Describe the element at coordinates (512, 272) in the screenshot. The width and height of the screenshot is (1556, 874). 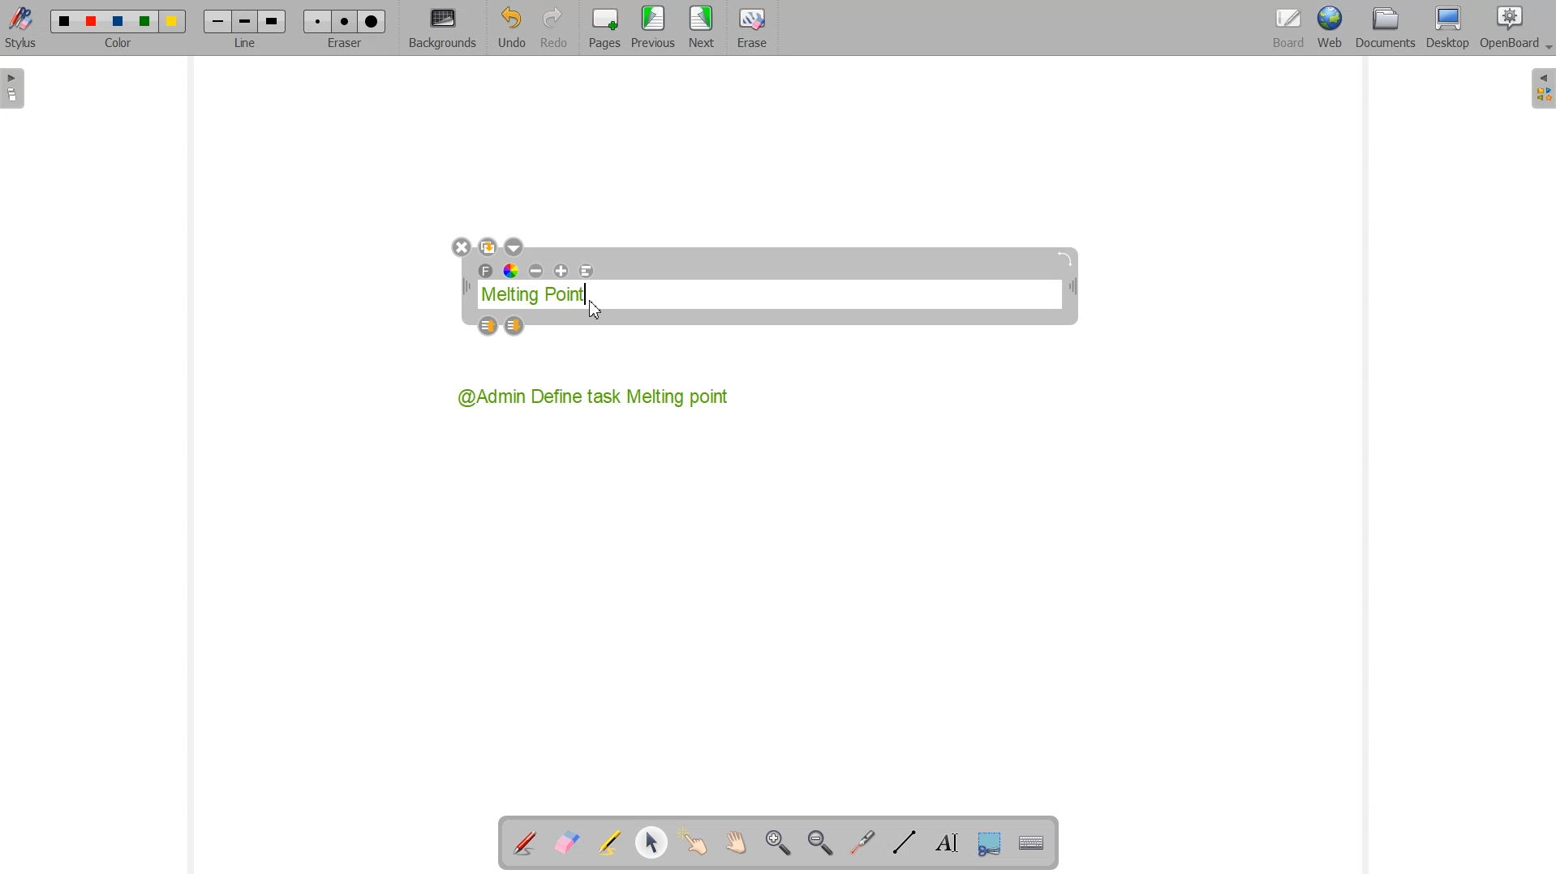
I see `Text Color` at that location.